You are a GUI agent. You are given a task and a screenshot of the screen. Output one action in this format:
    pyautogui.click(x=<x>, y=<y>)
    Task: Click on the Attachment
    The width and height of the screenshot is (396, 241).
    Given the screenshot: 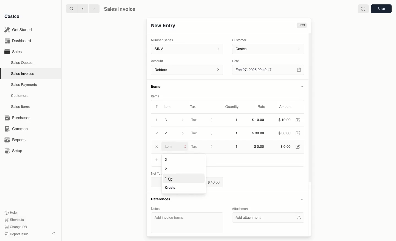 What is the action you would take?
    pyautogui.click(x=242, y=208)
    